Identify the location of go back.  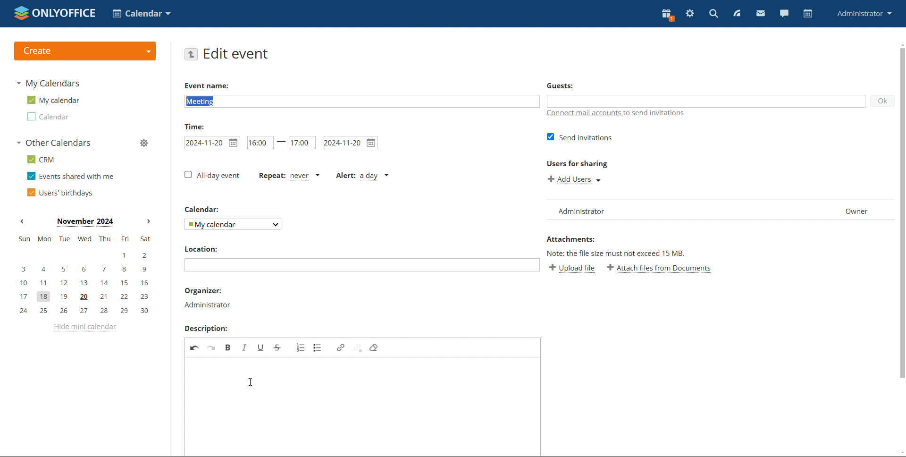
(191, 54).